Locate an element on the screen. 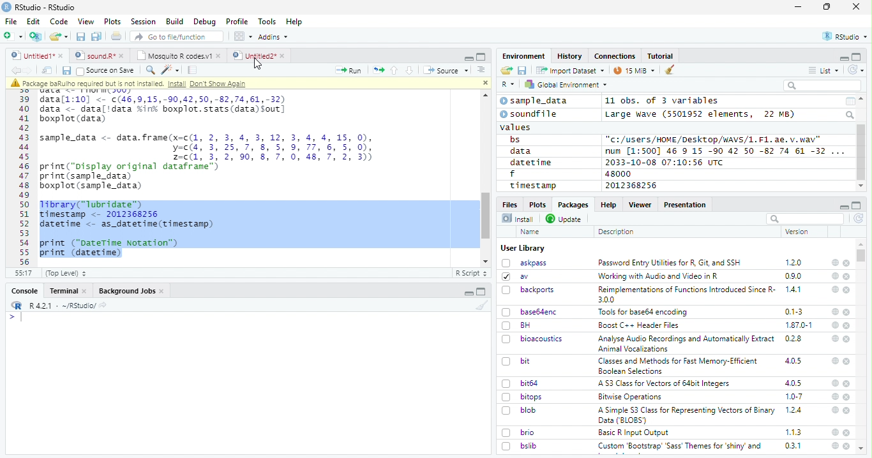 The width and height of the screenshot is (872, 458). bioacoustics is located at coordinates (532, 339).